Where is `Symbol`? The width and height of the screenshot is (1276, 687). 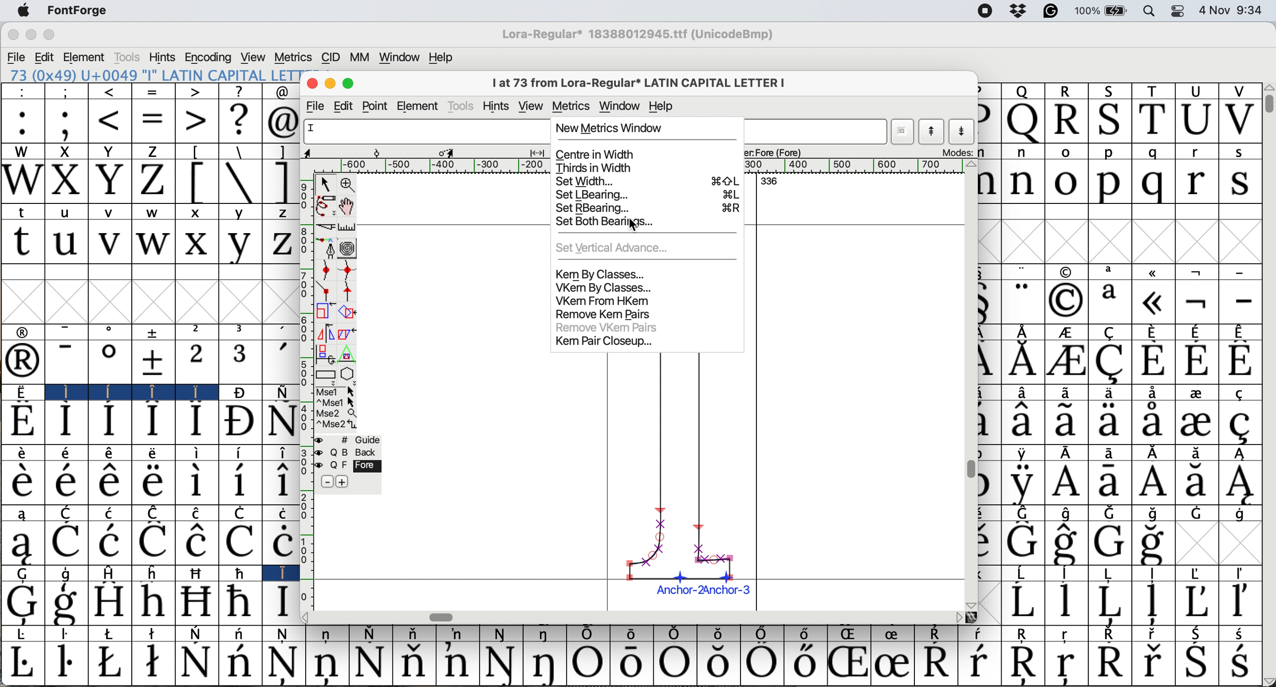
Symbol is located at coordinates (1154, 330).